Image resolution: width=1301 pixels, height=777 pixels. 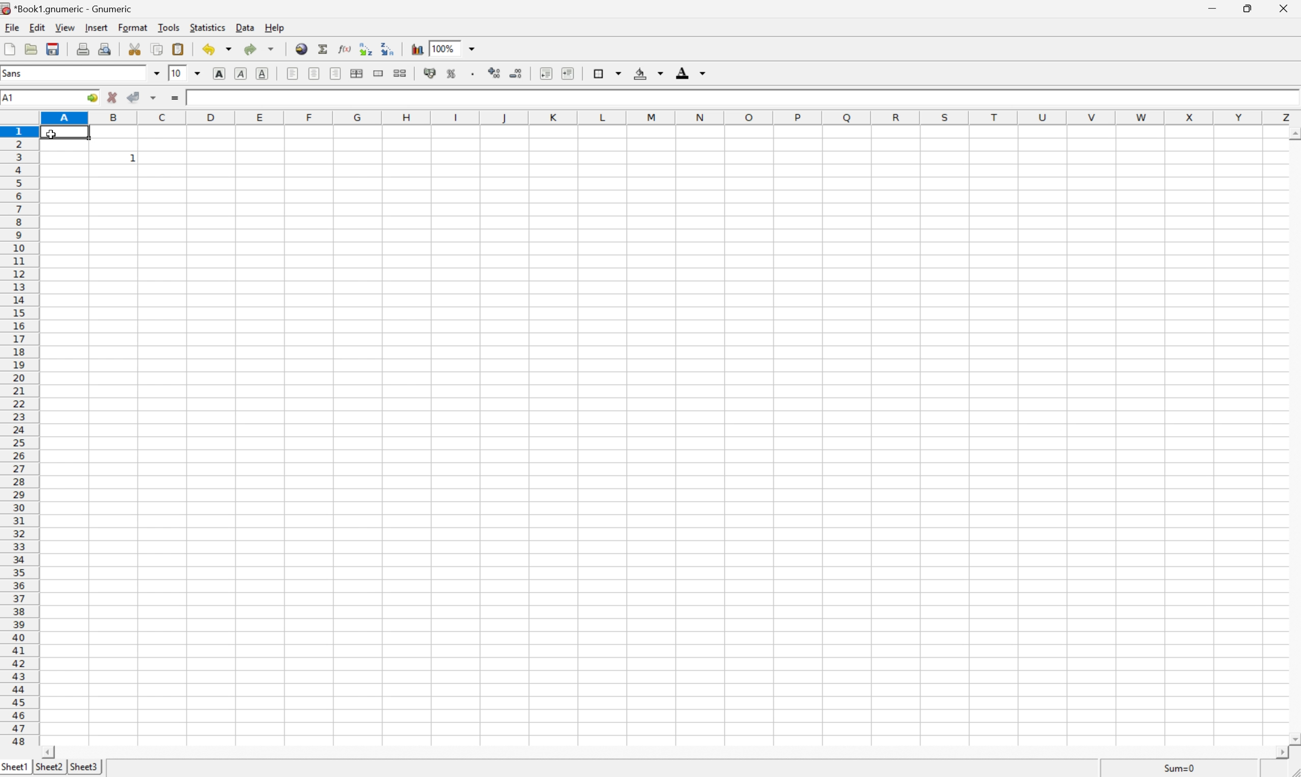 What do you see at coordinates (417, 48) in the screenshot?
I see `insert chart` at bounding box center [417, 48].